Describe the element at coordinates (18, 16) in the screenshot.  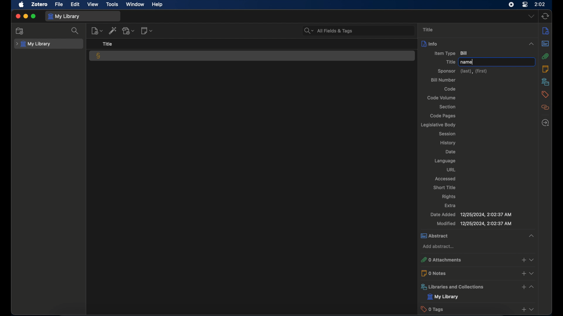
I see `close` at that location.